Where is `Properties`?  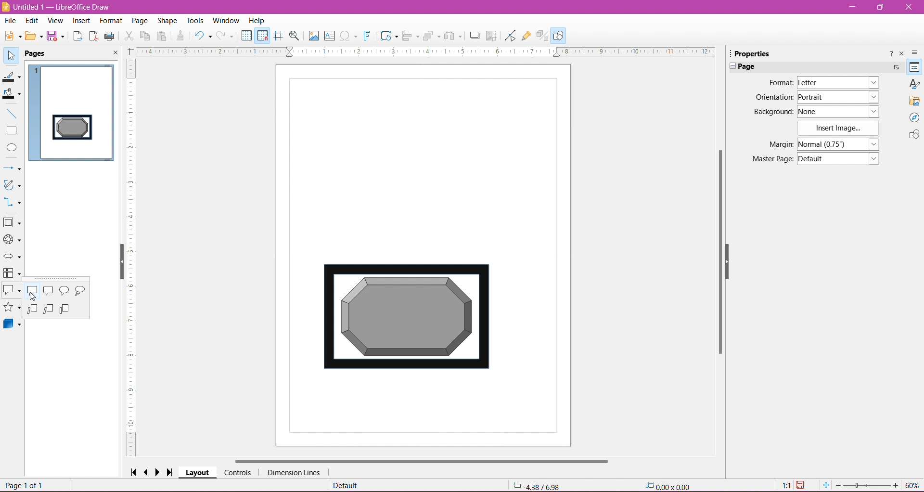 Properties is located at coordinates (914, 67).